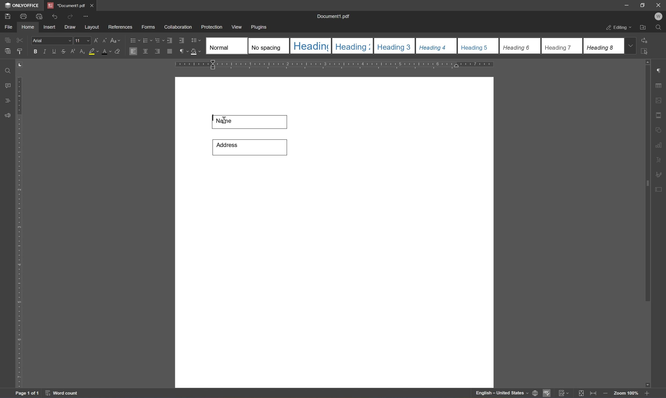 This screenshot has height=398, width=666. I want to click on file, so click(10, 27).